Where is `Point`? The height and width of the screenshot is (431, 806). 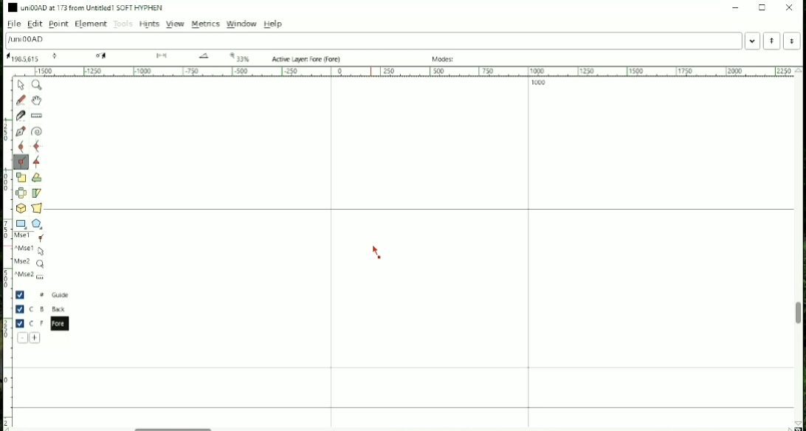 Point is located at coordinates (58, 24).